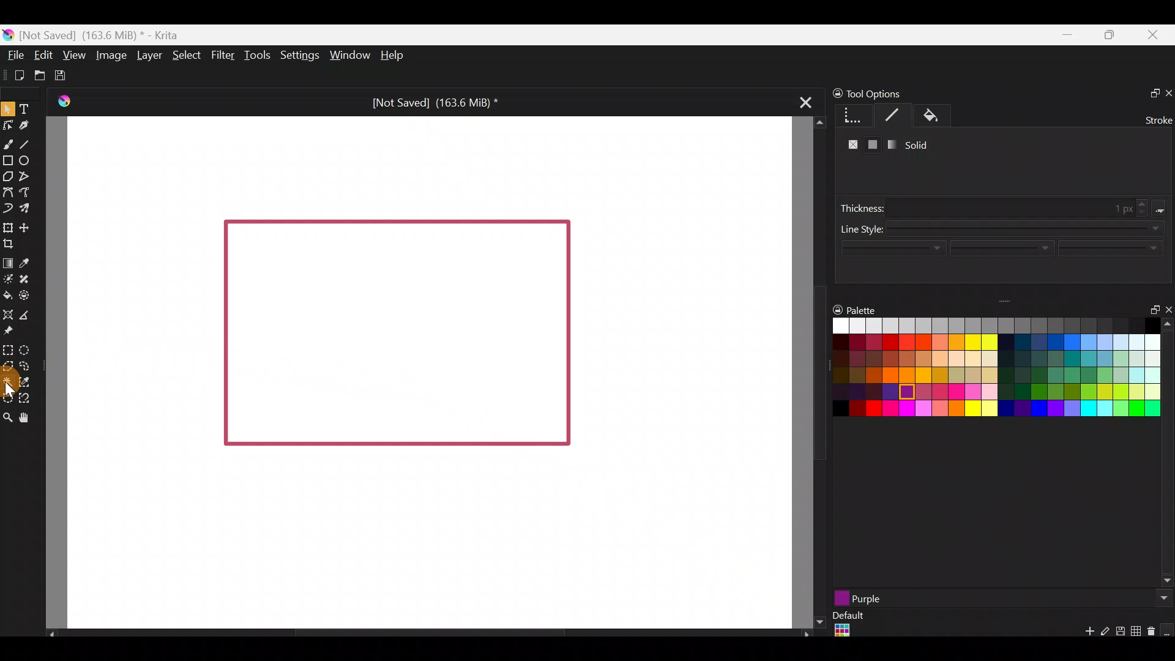 Image resolution: width=1175 pixels, height=661 pixels. What do you see at coordinates (1138, 633) in the screenshot?
I see `Edit current palette` at bounding box center [1138, 633].